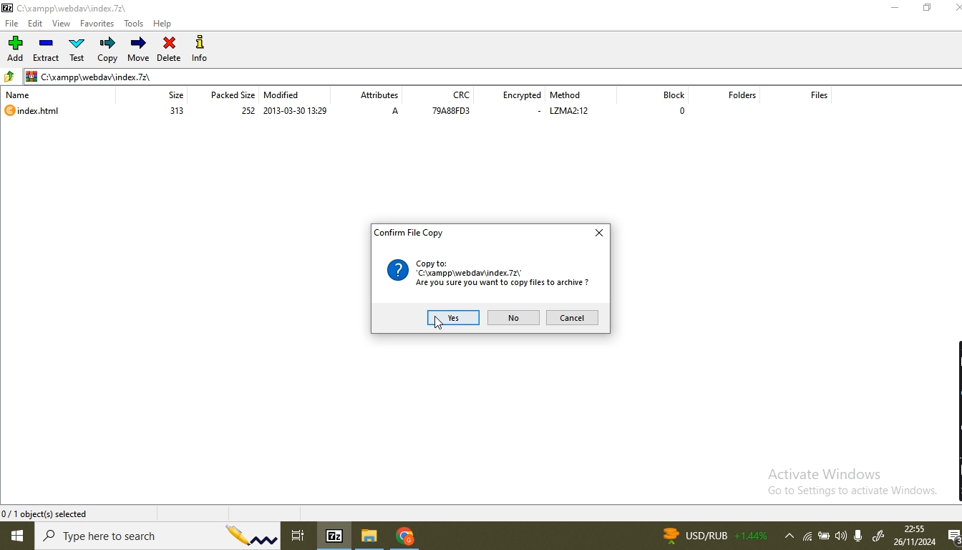  Describe the element at coordinates (19, 95) in the screenshot. I see `name` at that location.